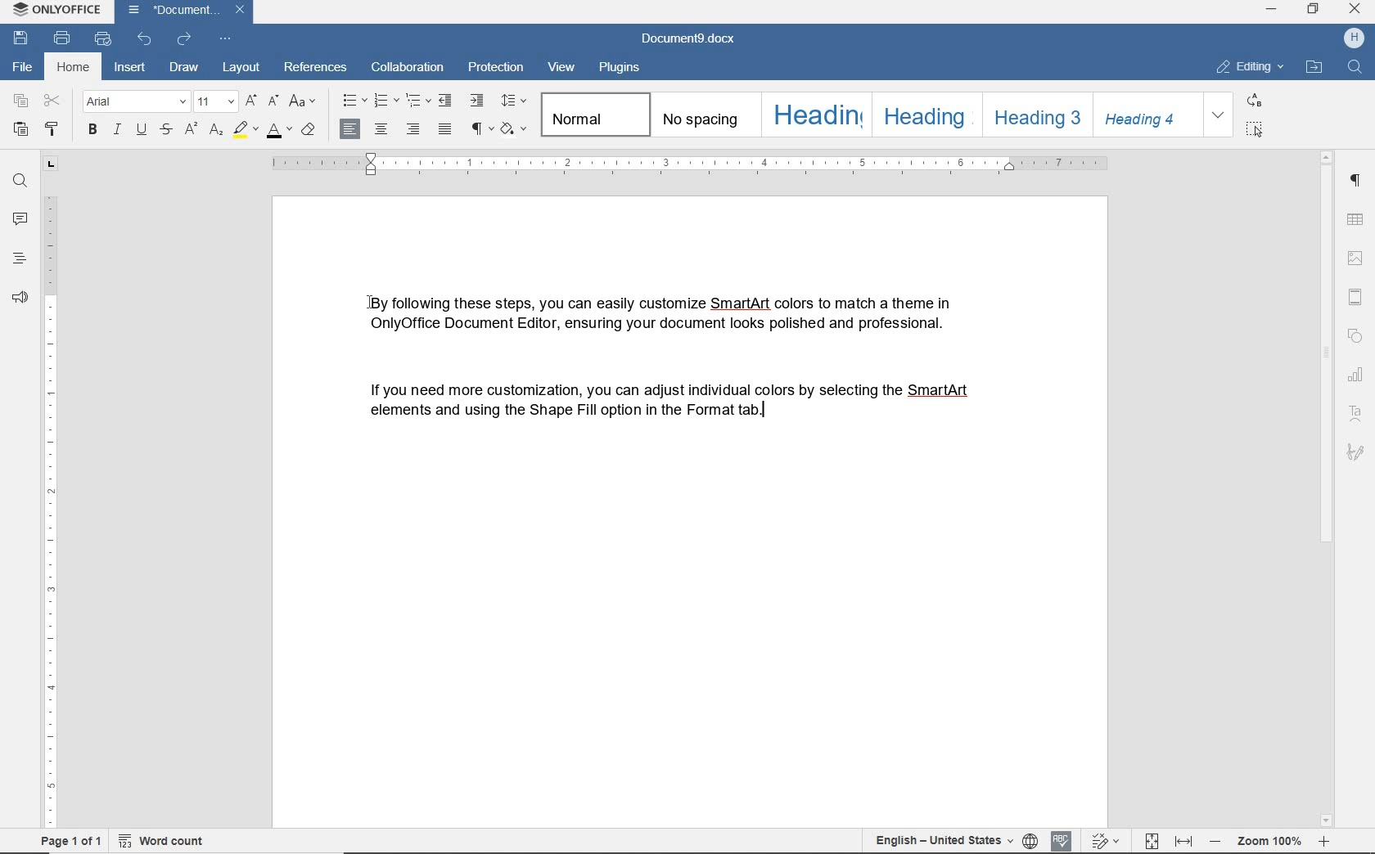  Describe the element at coordinates (216, 131) in the screenshot. I see `subscript` at that location.